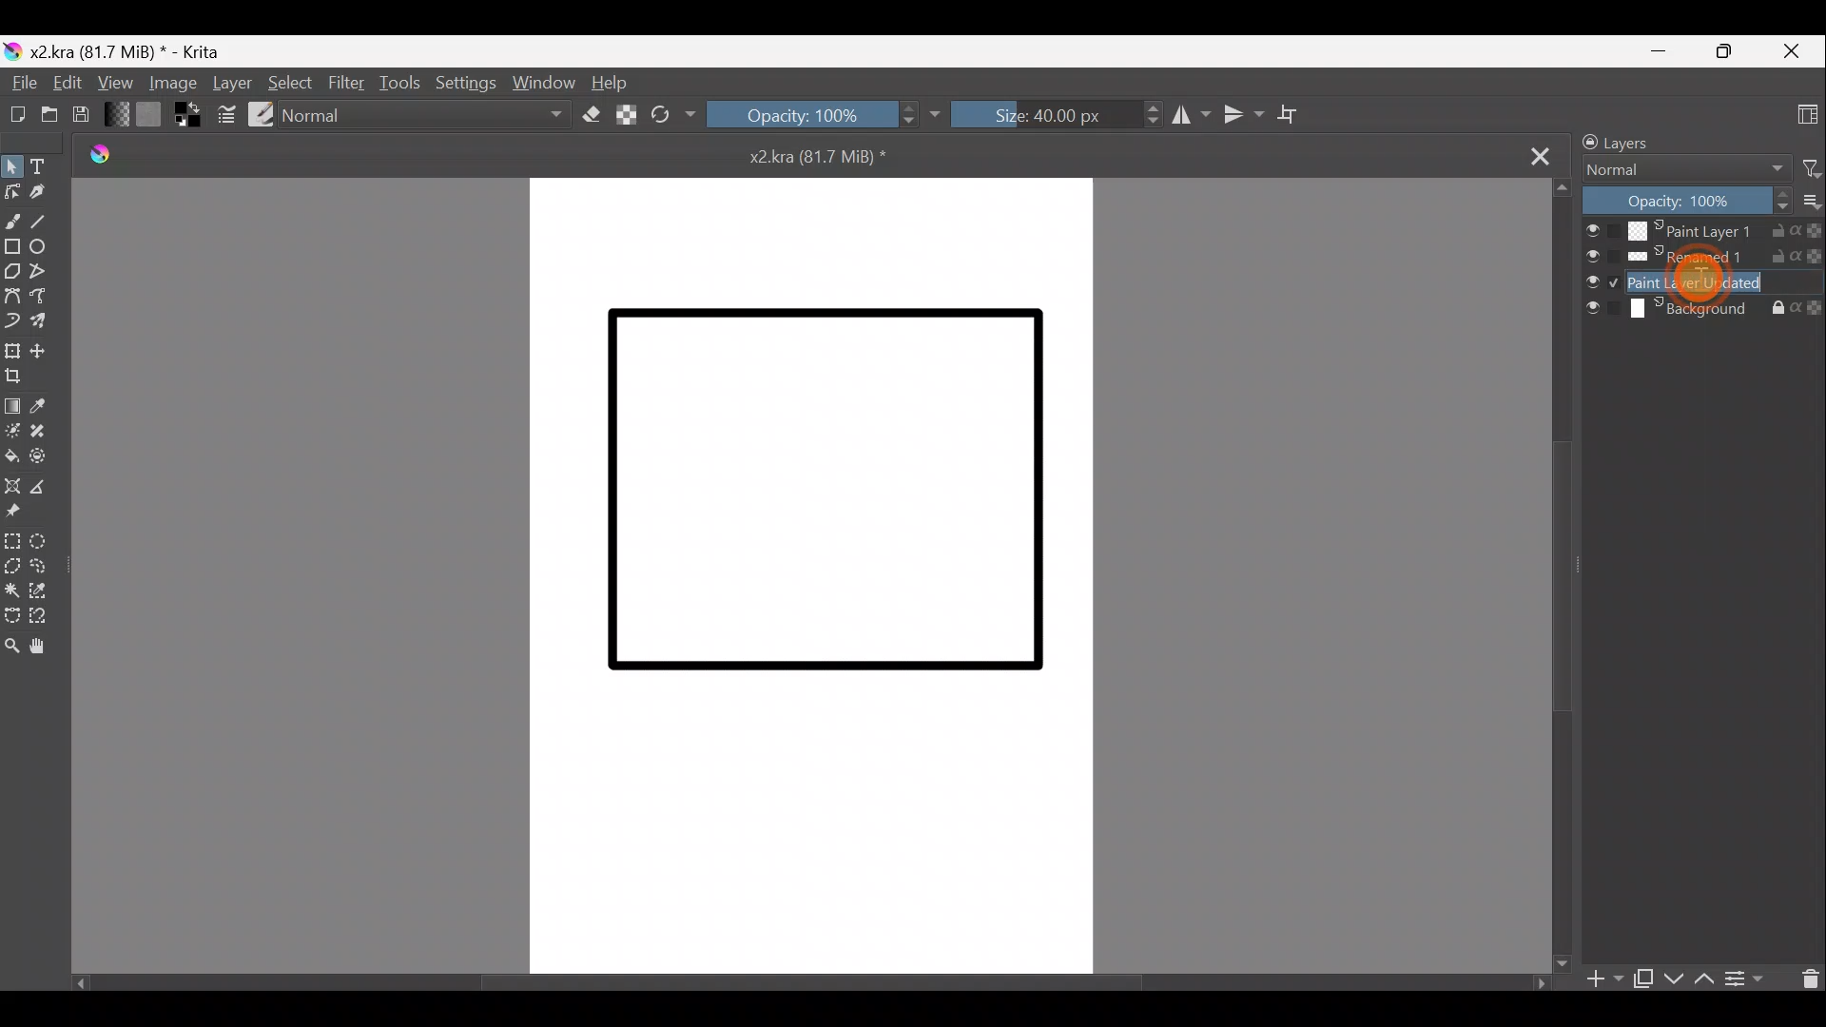 The height and width of the screenshot is (1027, 1826). Describe the element at coordinates (24, 514) in the screenshot. I see `Reference images tool` at that location.